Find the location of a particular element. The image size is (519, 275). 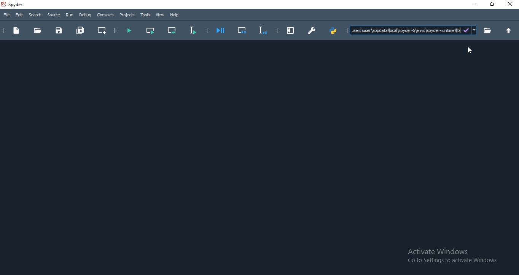

run current cell and go to next line is located at coordinates (173, 31).